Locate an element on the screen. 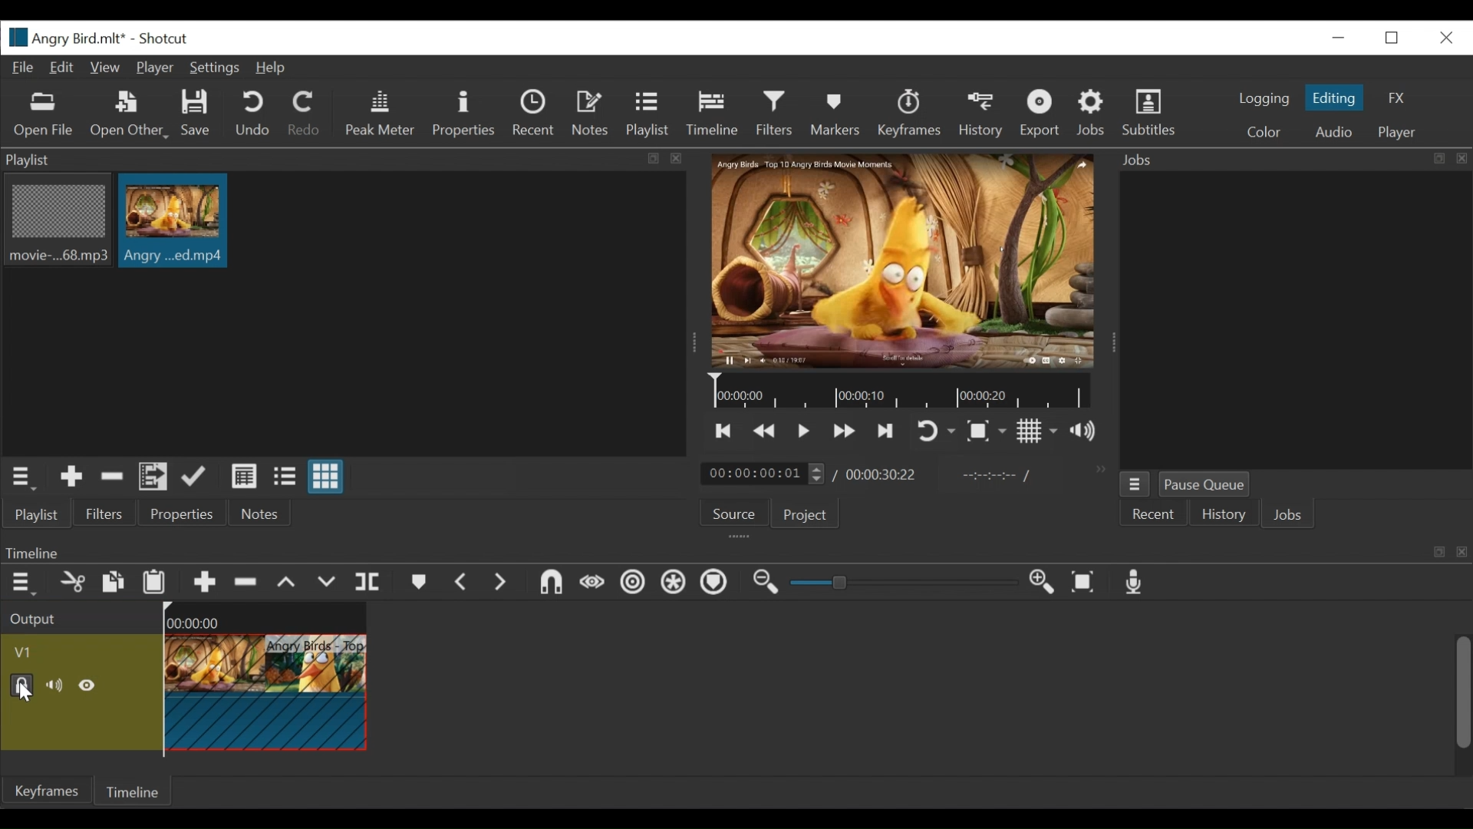 This screenshot has width=1473, height=829. Recent is located at coordinates (1154, 514).